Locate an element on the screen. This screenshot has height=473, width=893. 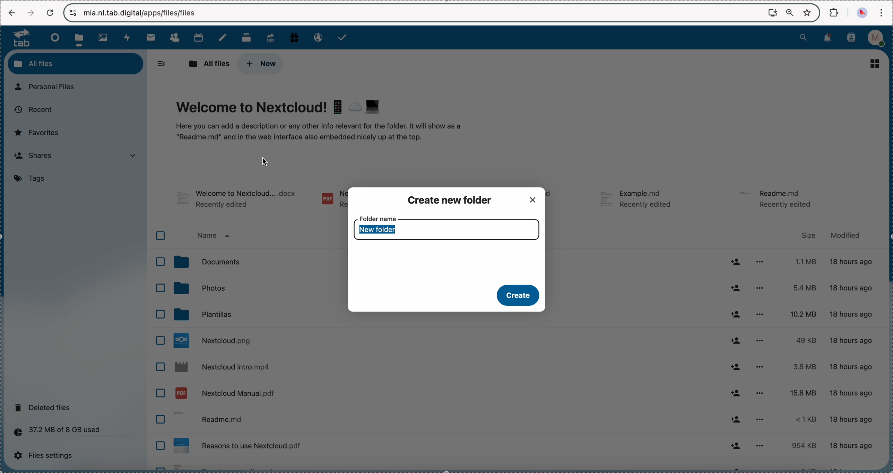
size is located at coordinates (808, 235).